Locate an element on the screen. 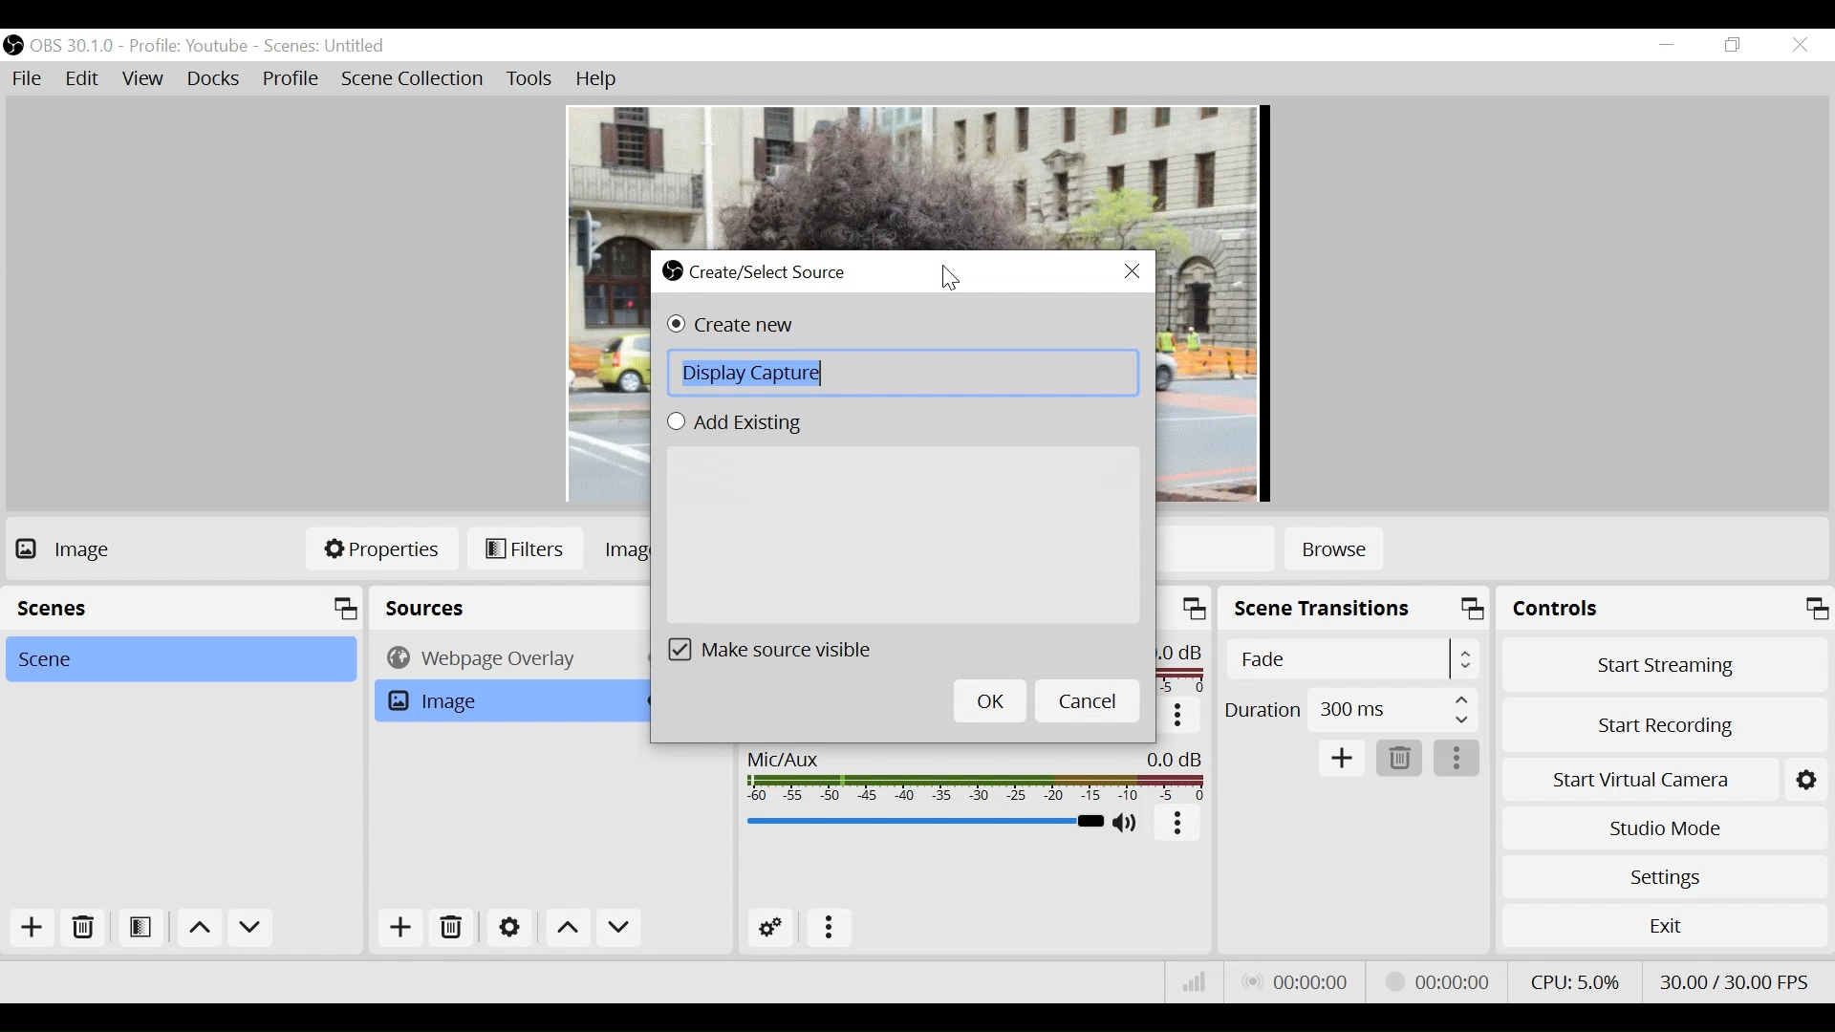 The image size is (1835, 1032). Open Scene Filter is located at coordinates (139, 929).